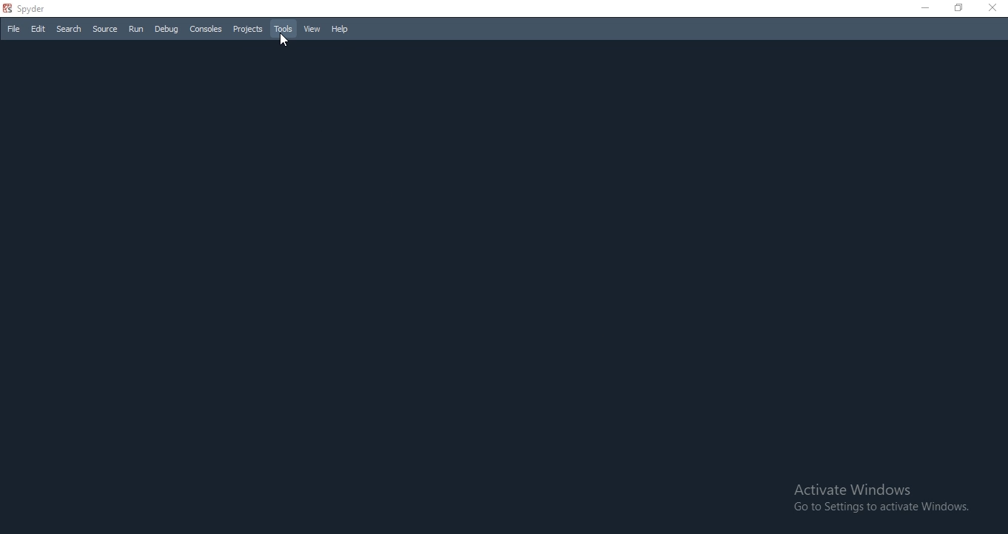 The height and width of the screenshot is (534, 1008). I want to click on Source, so click(104, 29).